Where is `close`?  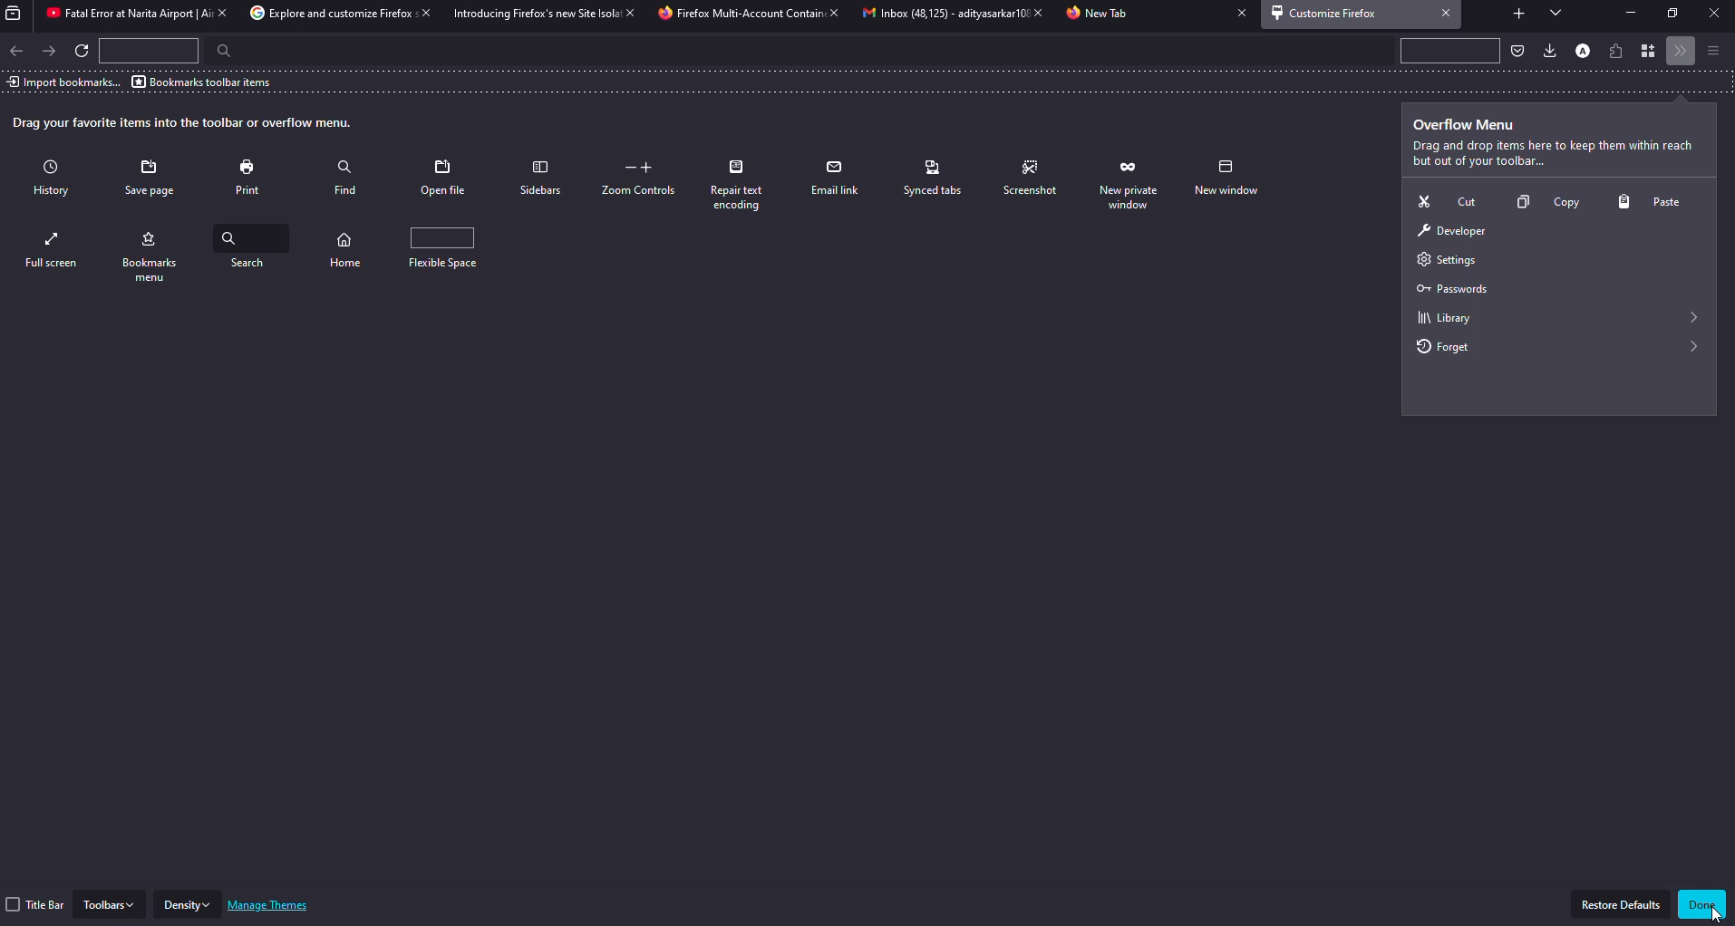 close is located at coordinates (1447, 13).